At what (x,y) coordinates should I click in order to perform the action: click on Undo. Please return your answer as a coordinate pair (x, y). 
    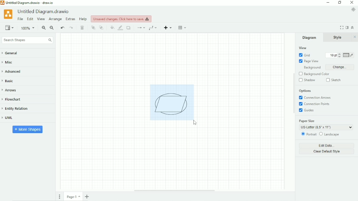
    Looking at the image, I should click on (62, 28).